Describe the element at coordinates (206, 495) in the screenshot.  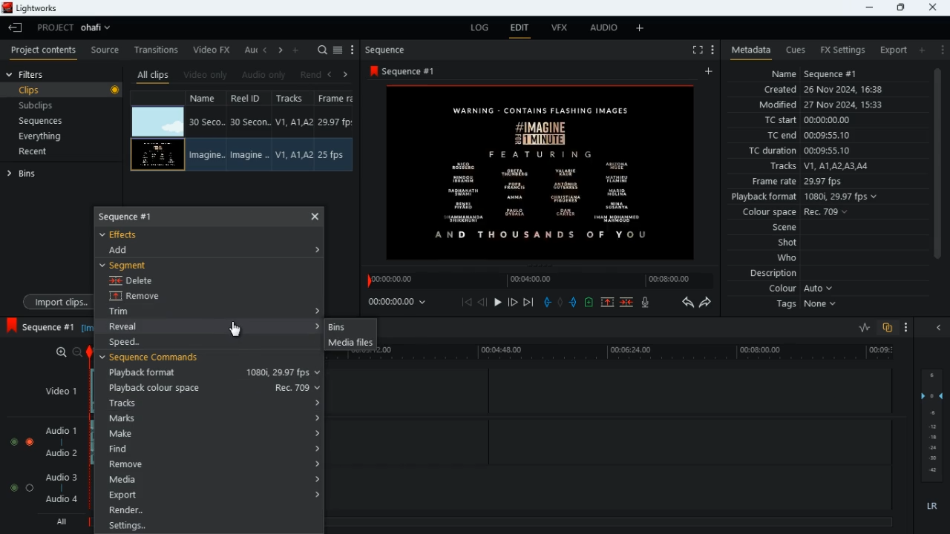
I see `export` at that location.